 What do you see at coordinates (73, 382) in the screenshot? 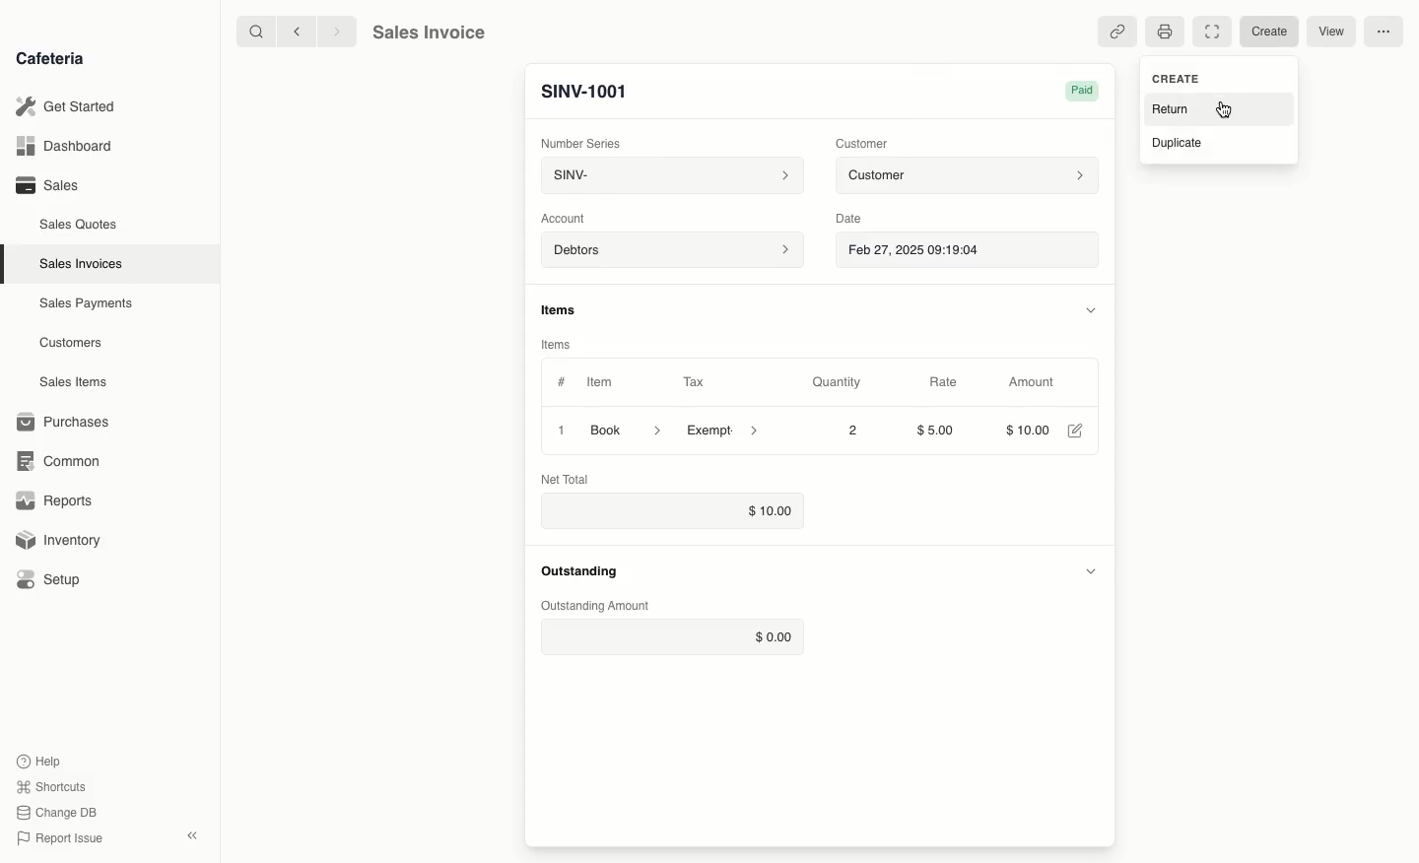
I see `Sales Items` at bounding box center [73, 382].